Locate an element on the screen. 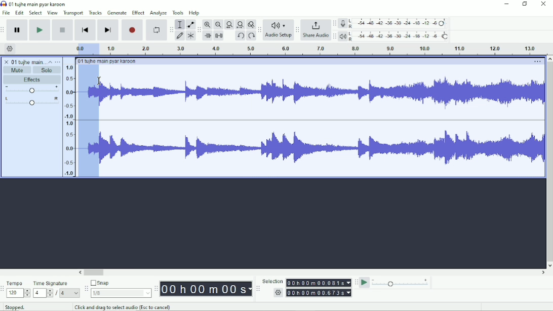 The width and height of the screenshot is (553, 311). Playback speed is located at coordinates (401, 284).